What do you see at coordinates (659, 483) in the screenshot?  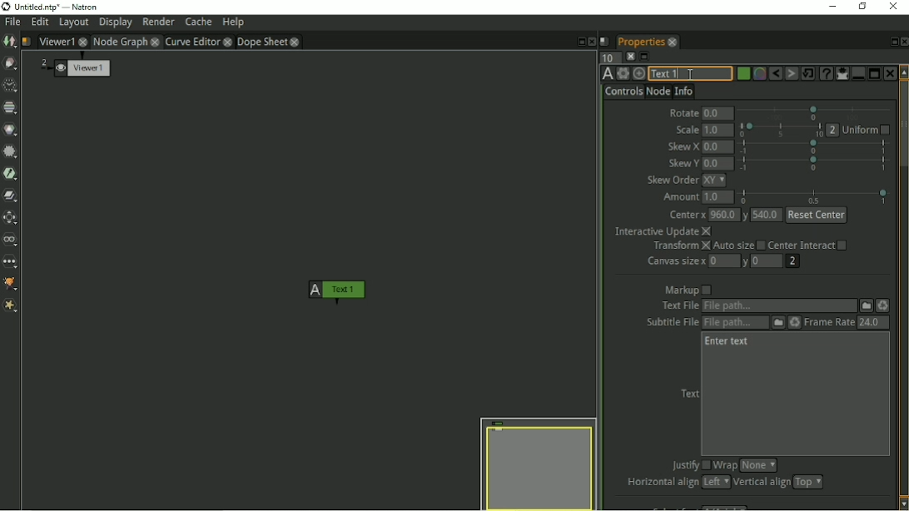 I see `Horizontal align` at bounding box center [659, 483].